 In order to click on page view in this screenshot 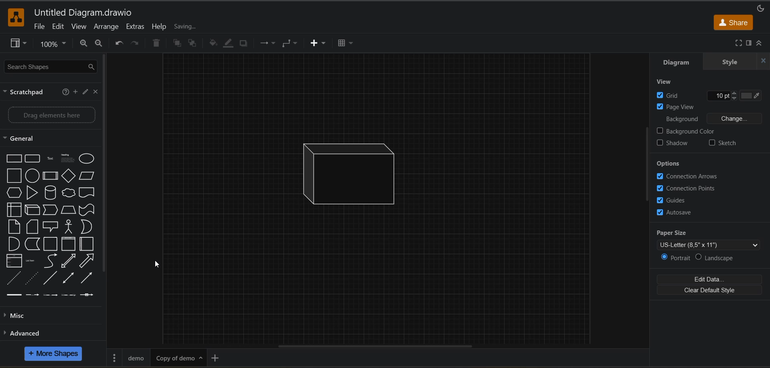, I will do `click(680, 106)`.